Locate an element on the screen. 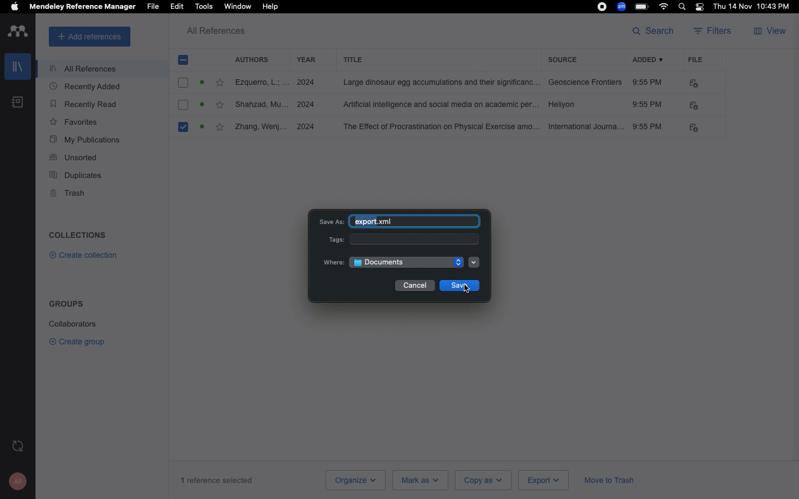 This screenshot has height=499, width=799. Tools is located at coordinates (203, 6).